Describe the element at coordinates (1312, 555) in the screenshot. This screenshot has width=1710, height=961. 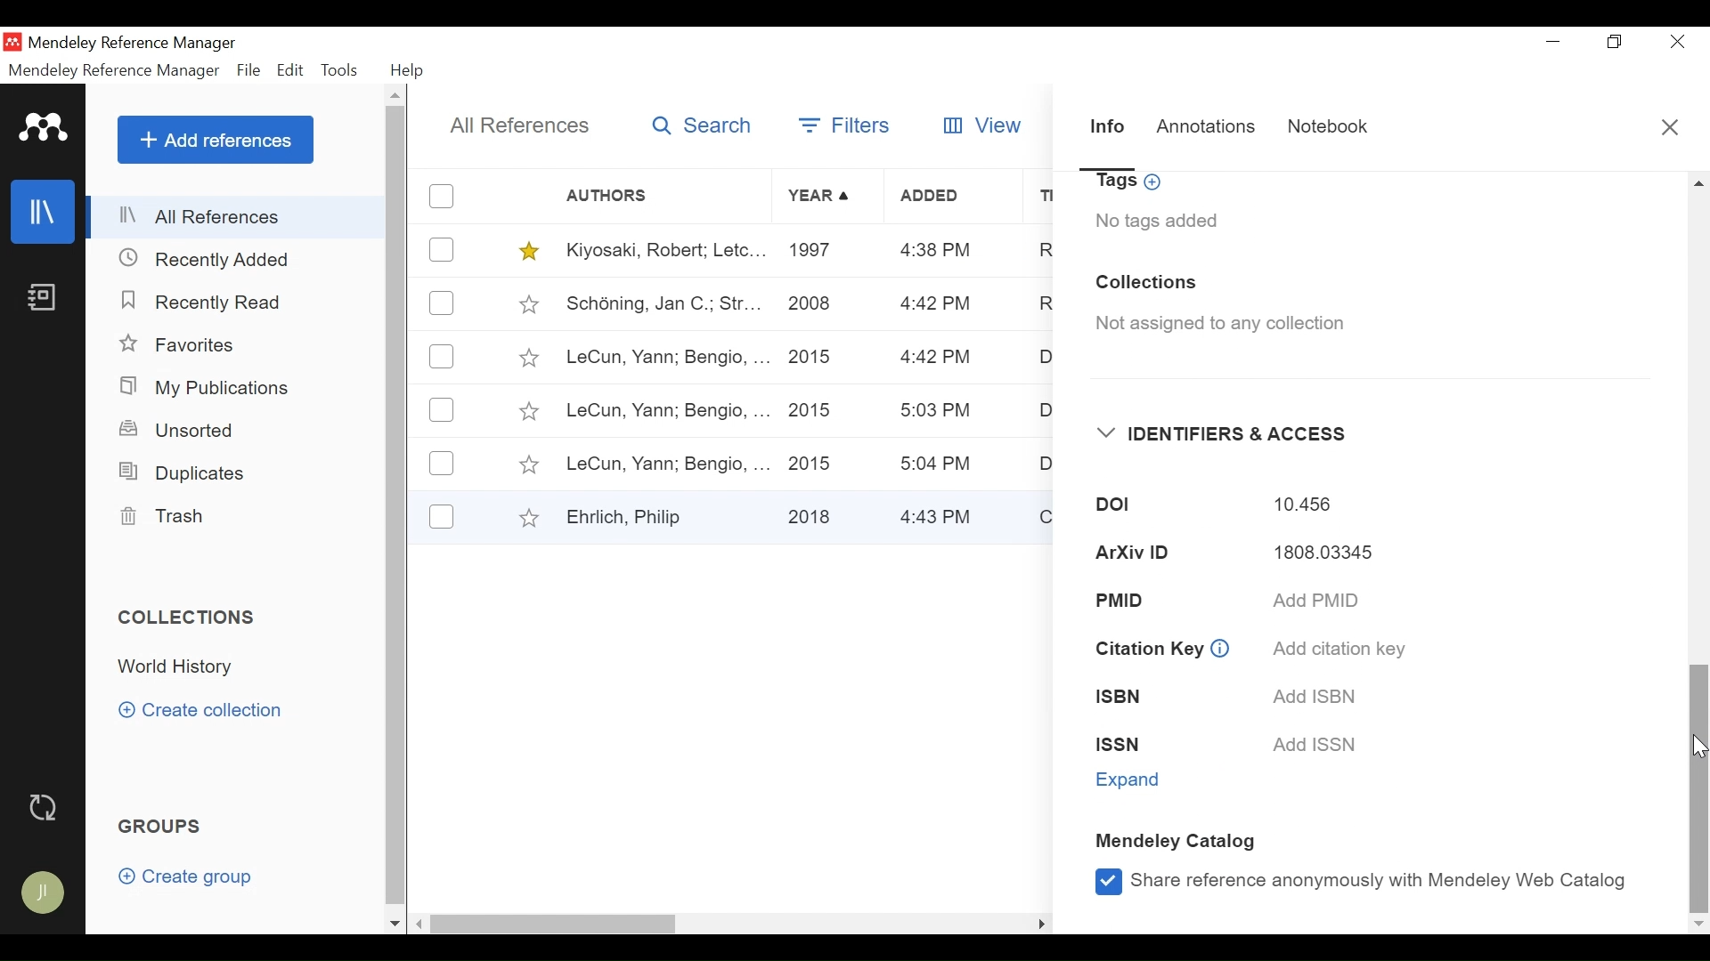
I see `1808.03345` at that location.